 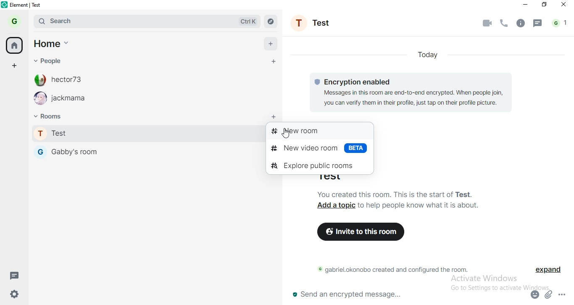 What do you see at coordinates (145, 151) in the screenshot?
I see `gabby's room` at bounding box center [145, 151].